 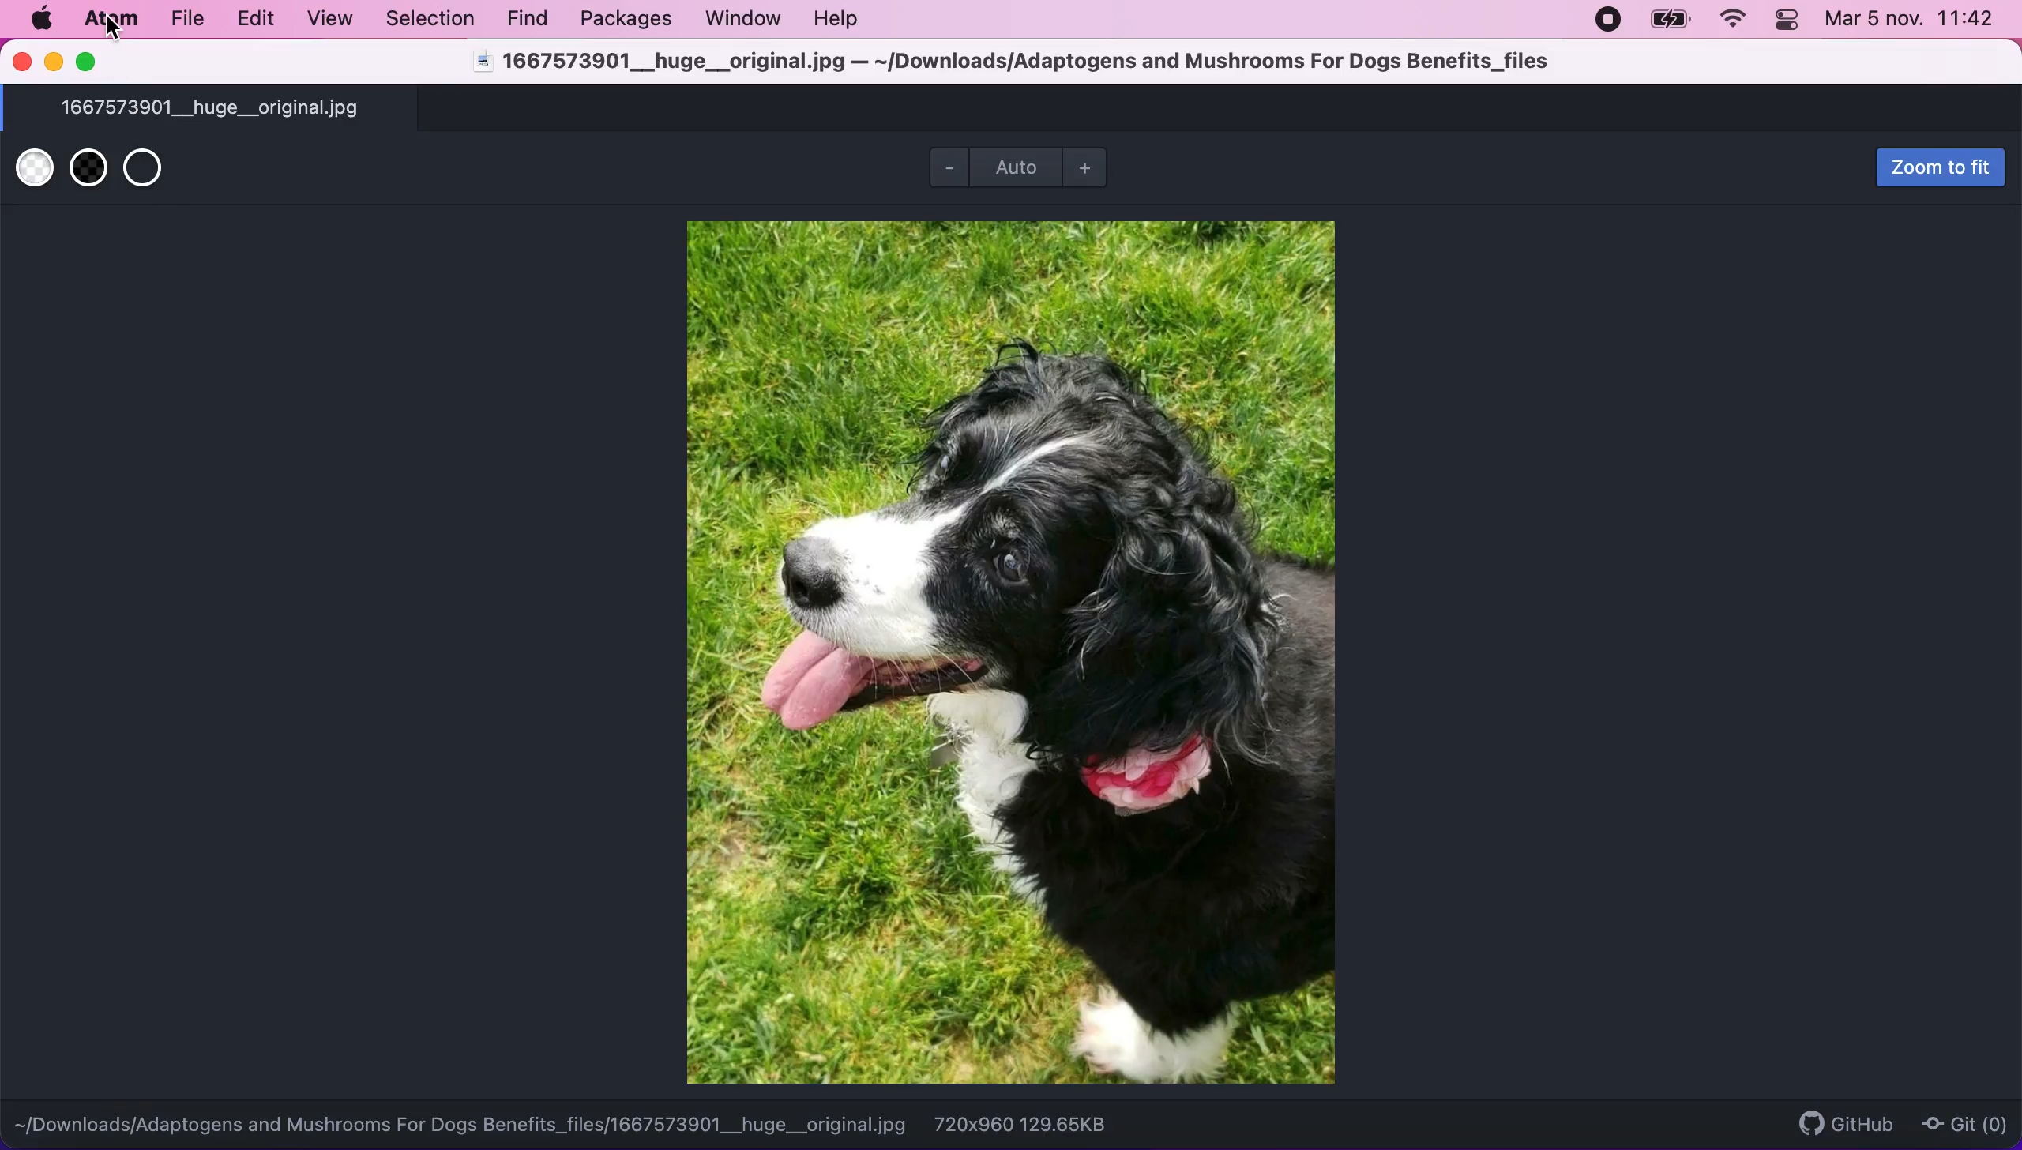 What do you see at coordinates (845, 21) in the screenshot?
I see `help` at bounding box center [845, 21].